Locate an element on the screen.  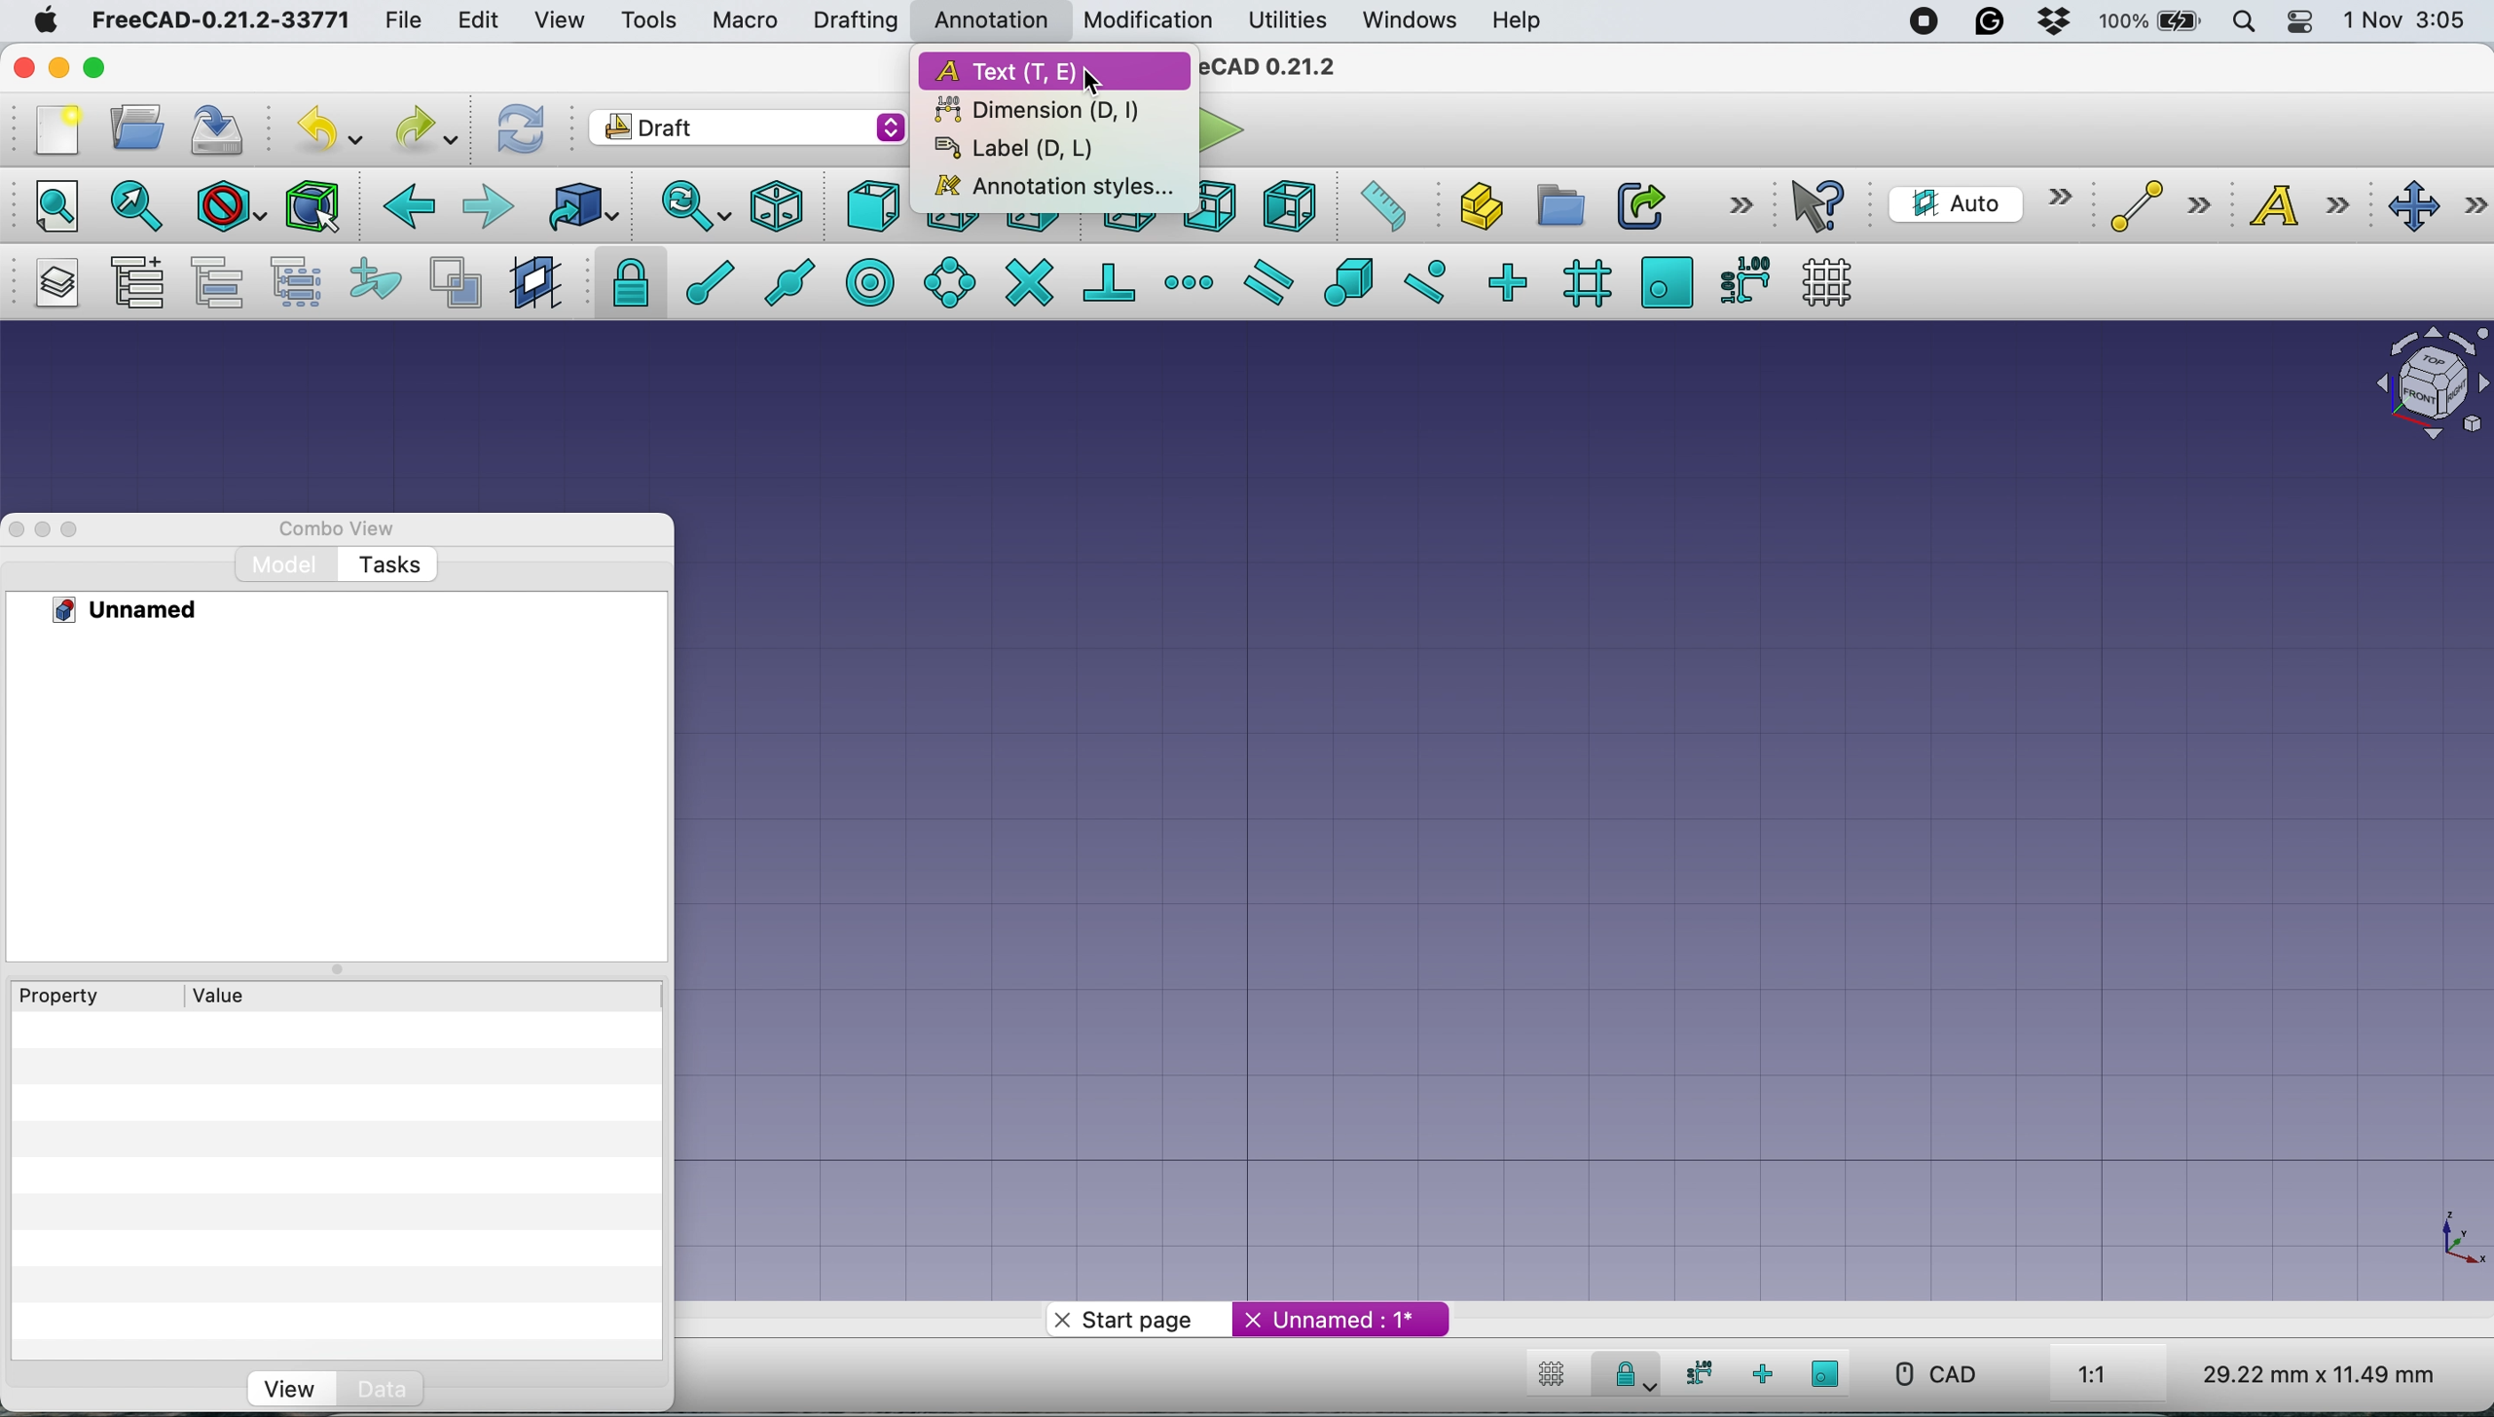
tasks is located at coordinates (385, 563).